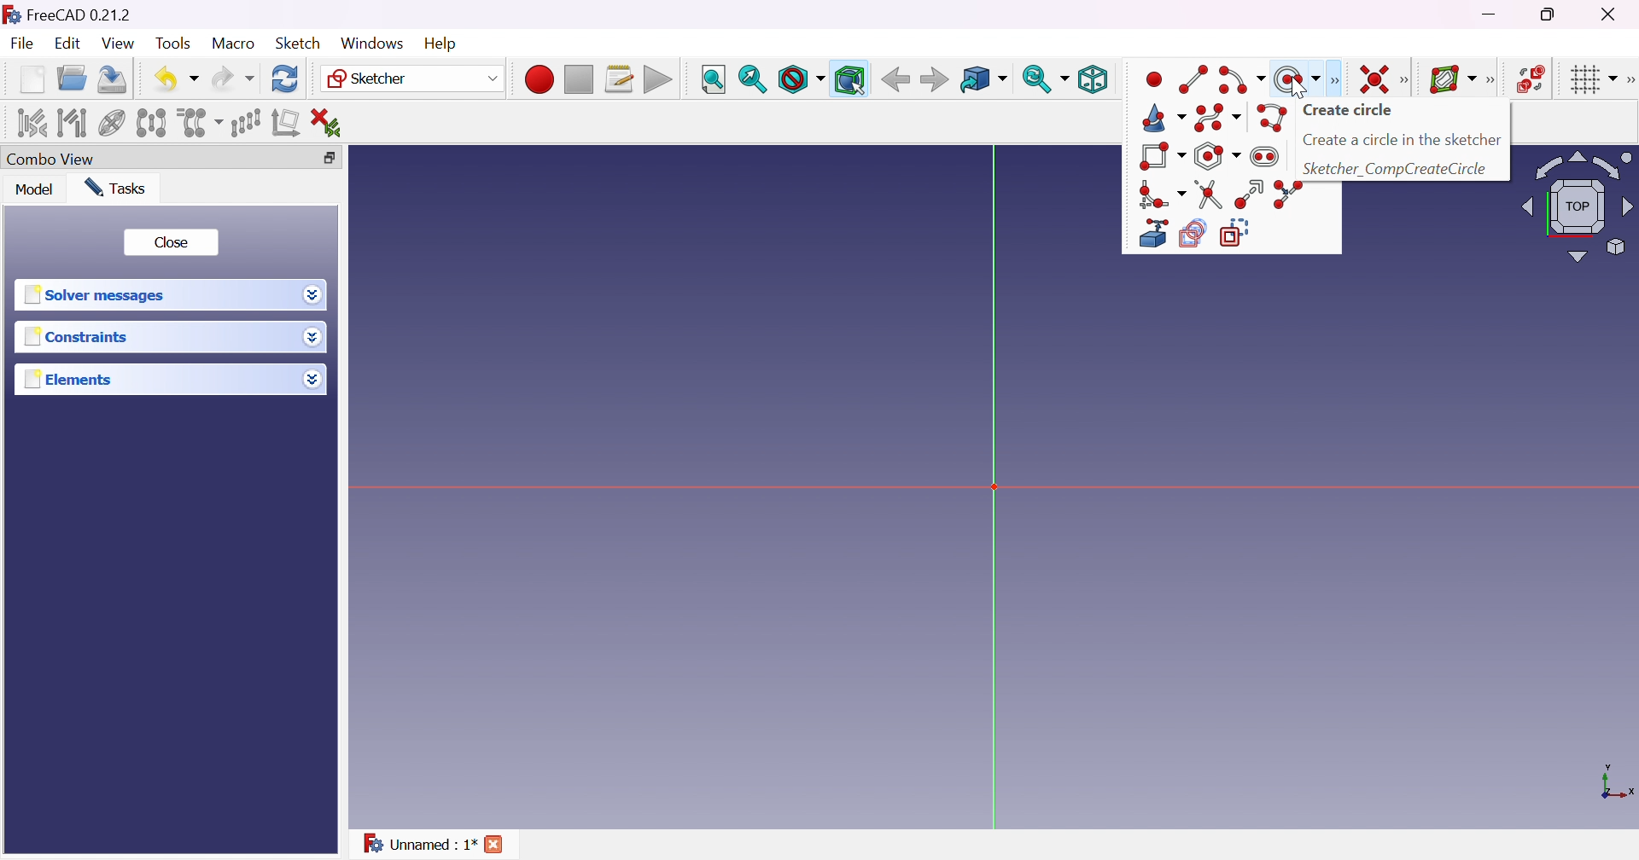  What do you see at coordinates (751, 80) in the screenshot?
I see `Fit selection` at bounding box center [751, 80].